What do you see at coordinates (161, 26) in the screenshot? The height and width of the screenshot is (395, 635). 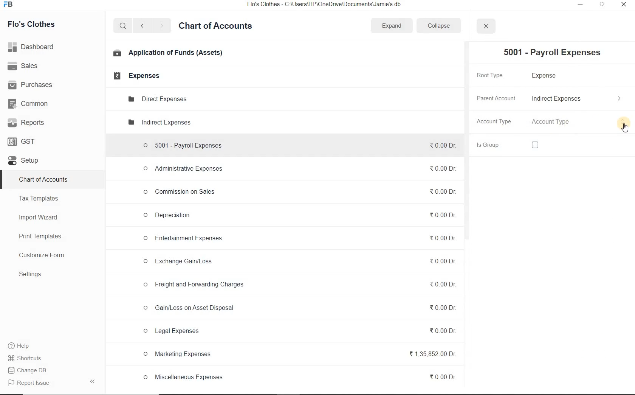 I see `next` at bounding box center [161, 26].